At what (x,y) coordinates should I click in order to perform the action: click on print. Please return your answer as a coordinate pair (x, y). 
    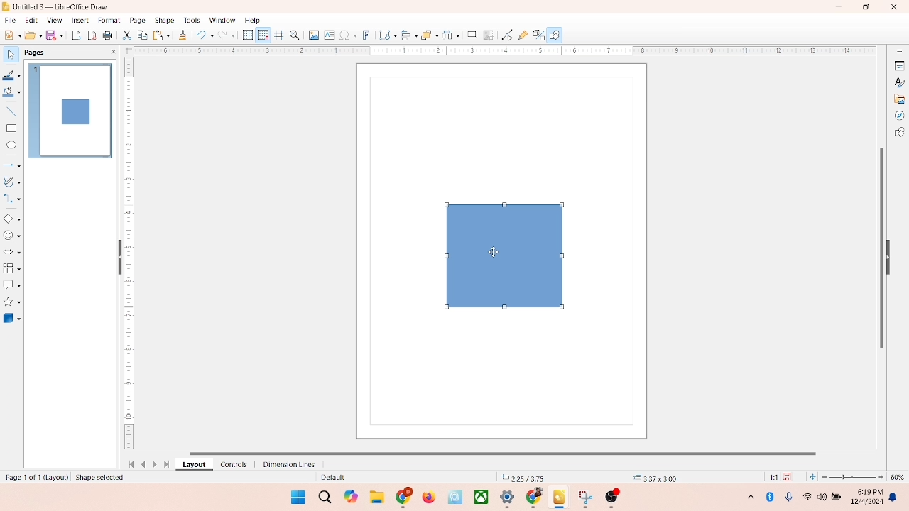
    Looking at the image, I should click on (160, 35).